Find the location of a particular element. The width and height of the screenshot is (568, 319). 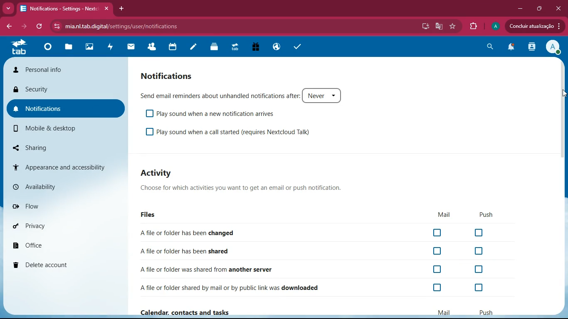

personal info is located at coordinates (52, 70).